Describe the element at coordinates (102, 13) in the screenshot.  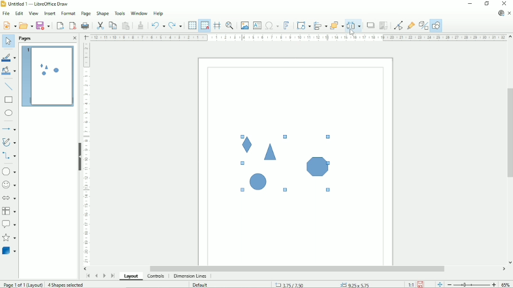
I see `Shape` at that location.